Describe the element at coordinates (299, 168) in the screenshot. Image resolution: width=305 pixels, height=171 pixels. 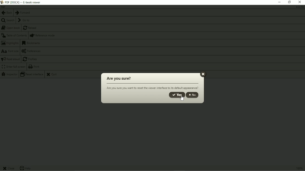
I see `100%` at that location.